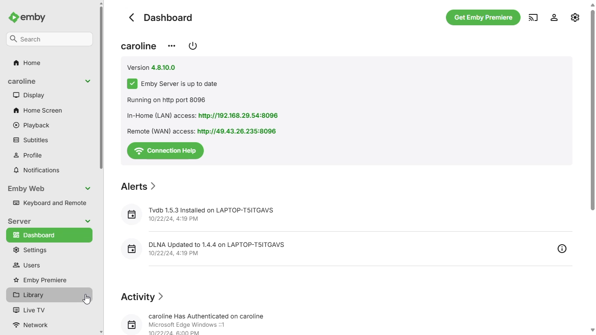 The width and height of the screenshot is (596, 335). What do you see at coordinates (30, 140) in the screenshot?
I see `subtitles` at bounding box center [30, 140].